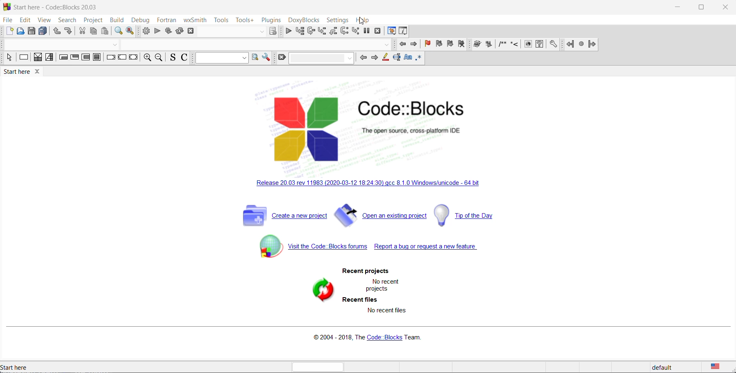  What do you see at coordinates (308, 248) in the screenshot?
I see `code block forum` at bounding box center [308, 248].